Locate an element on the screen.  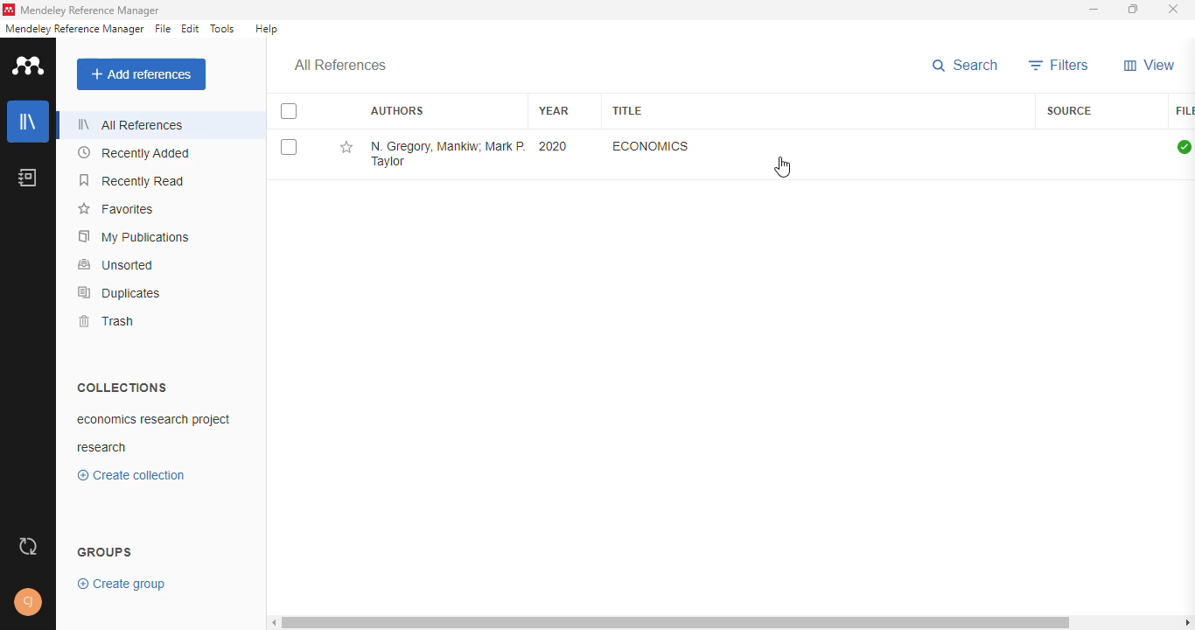
mendeley reference manager is located at coordinates (93, 10).